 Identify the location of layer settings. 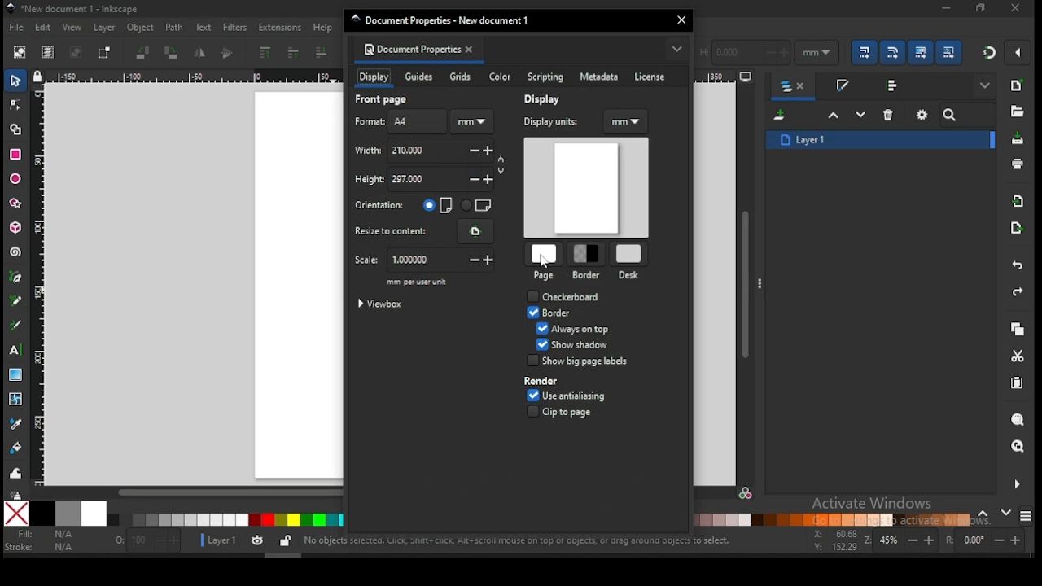
(247, 541).